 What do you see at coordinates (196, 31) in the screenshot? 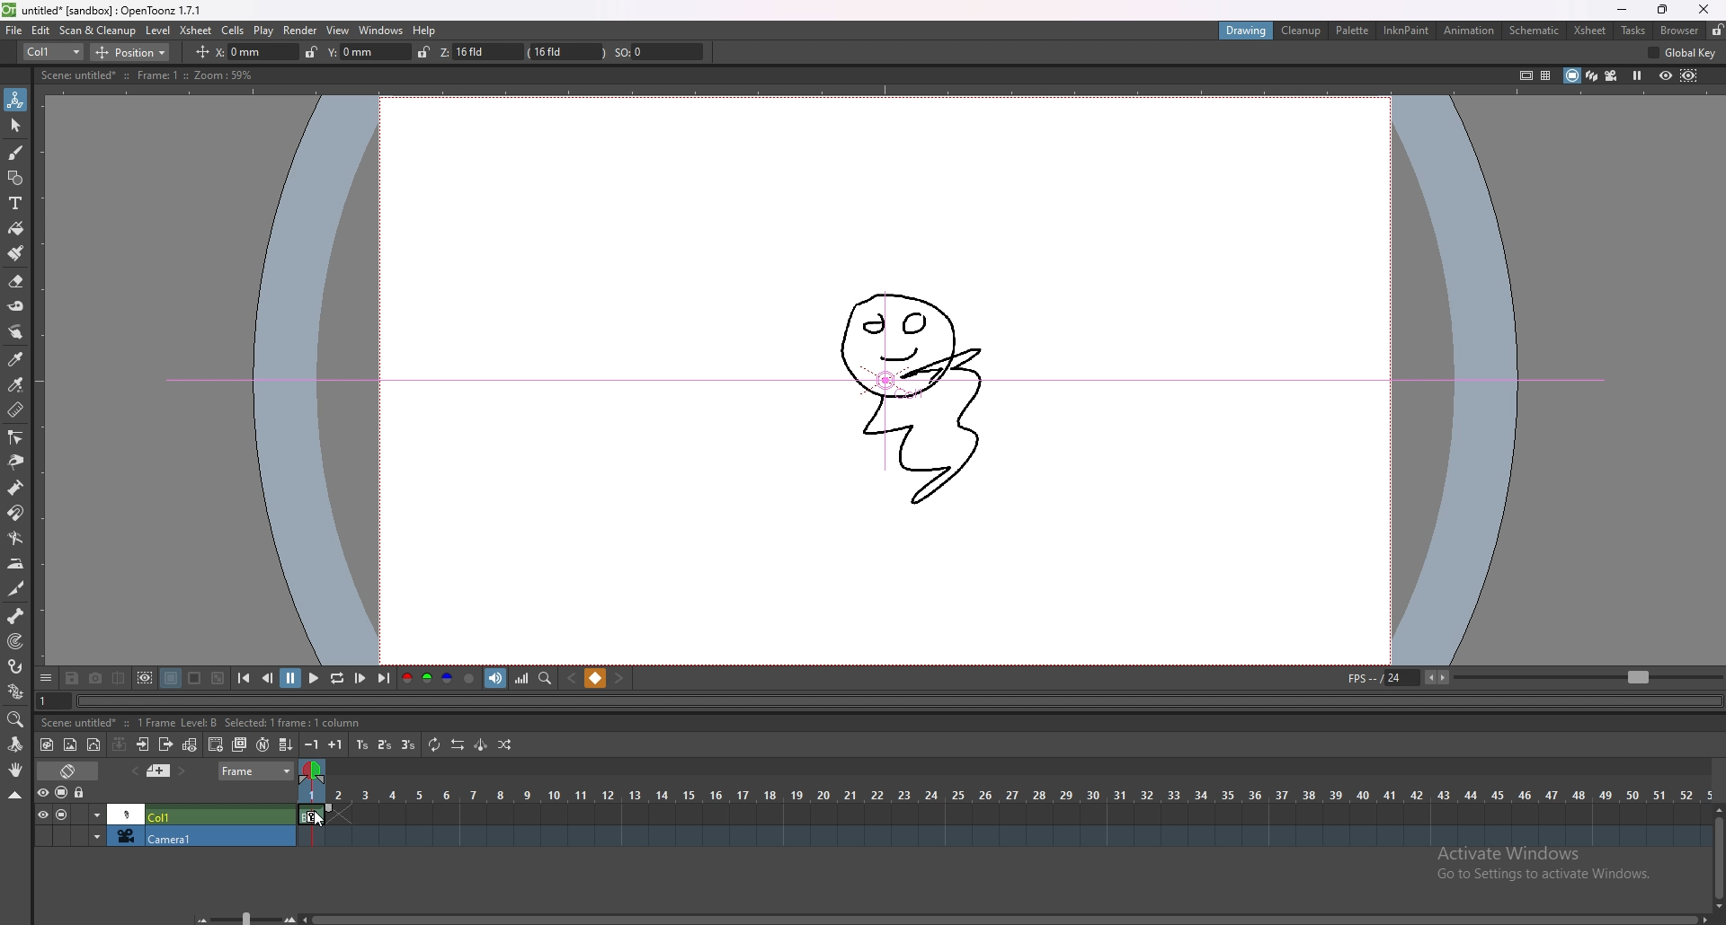
I see `xsheet` at bounding box center [196, 31].